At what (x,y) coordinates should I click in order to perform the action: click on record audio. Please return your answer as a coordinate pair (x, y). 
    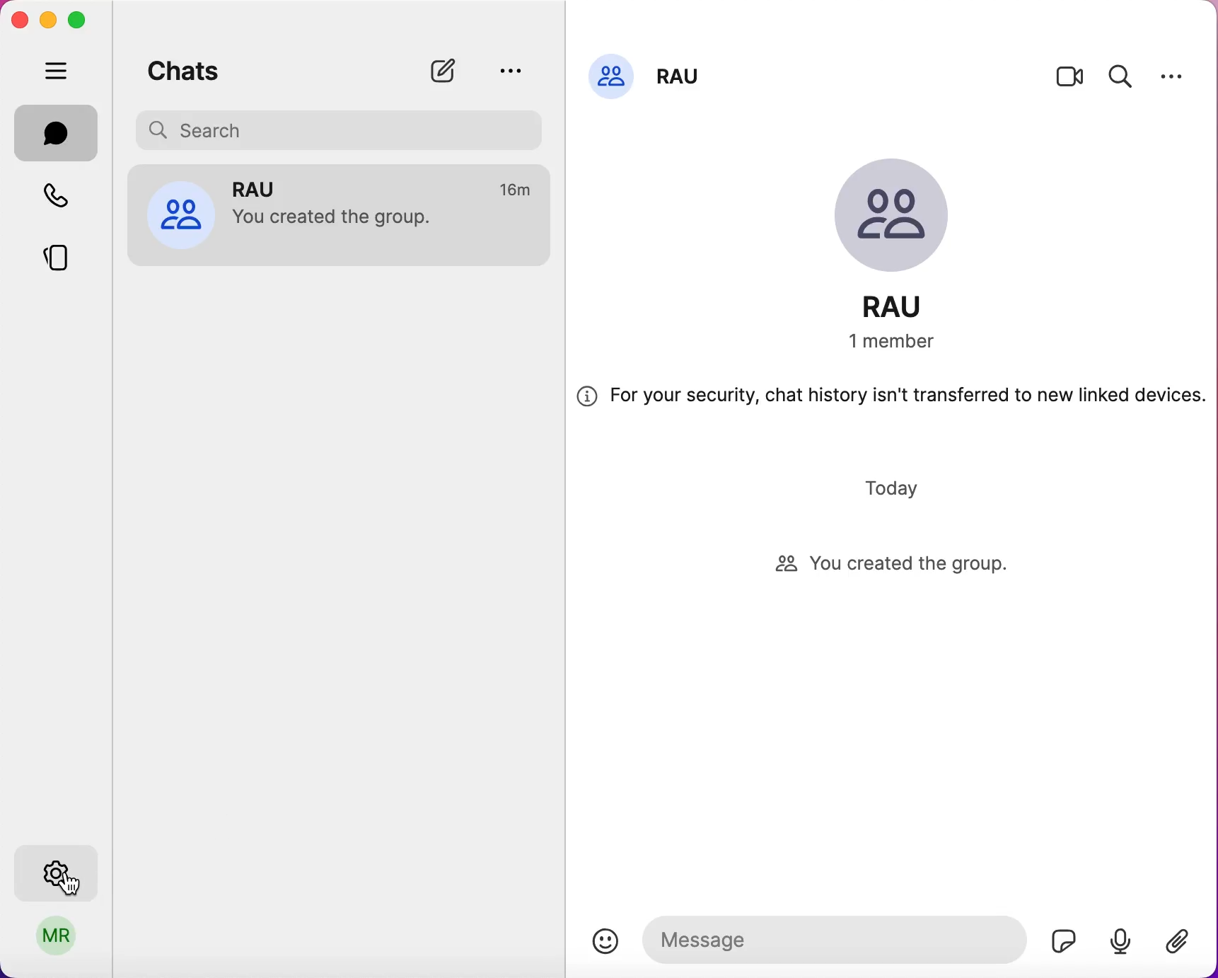
    Looking at the image, I should click on (1120, 940).